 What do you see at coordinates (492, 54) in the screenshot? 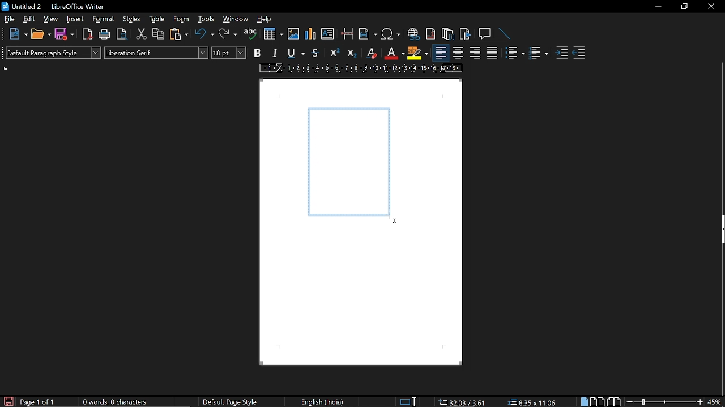
I see `justified` at bounding box center [492, 54].